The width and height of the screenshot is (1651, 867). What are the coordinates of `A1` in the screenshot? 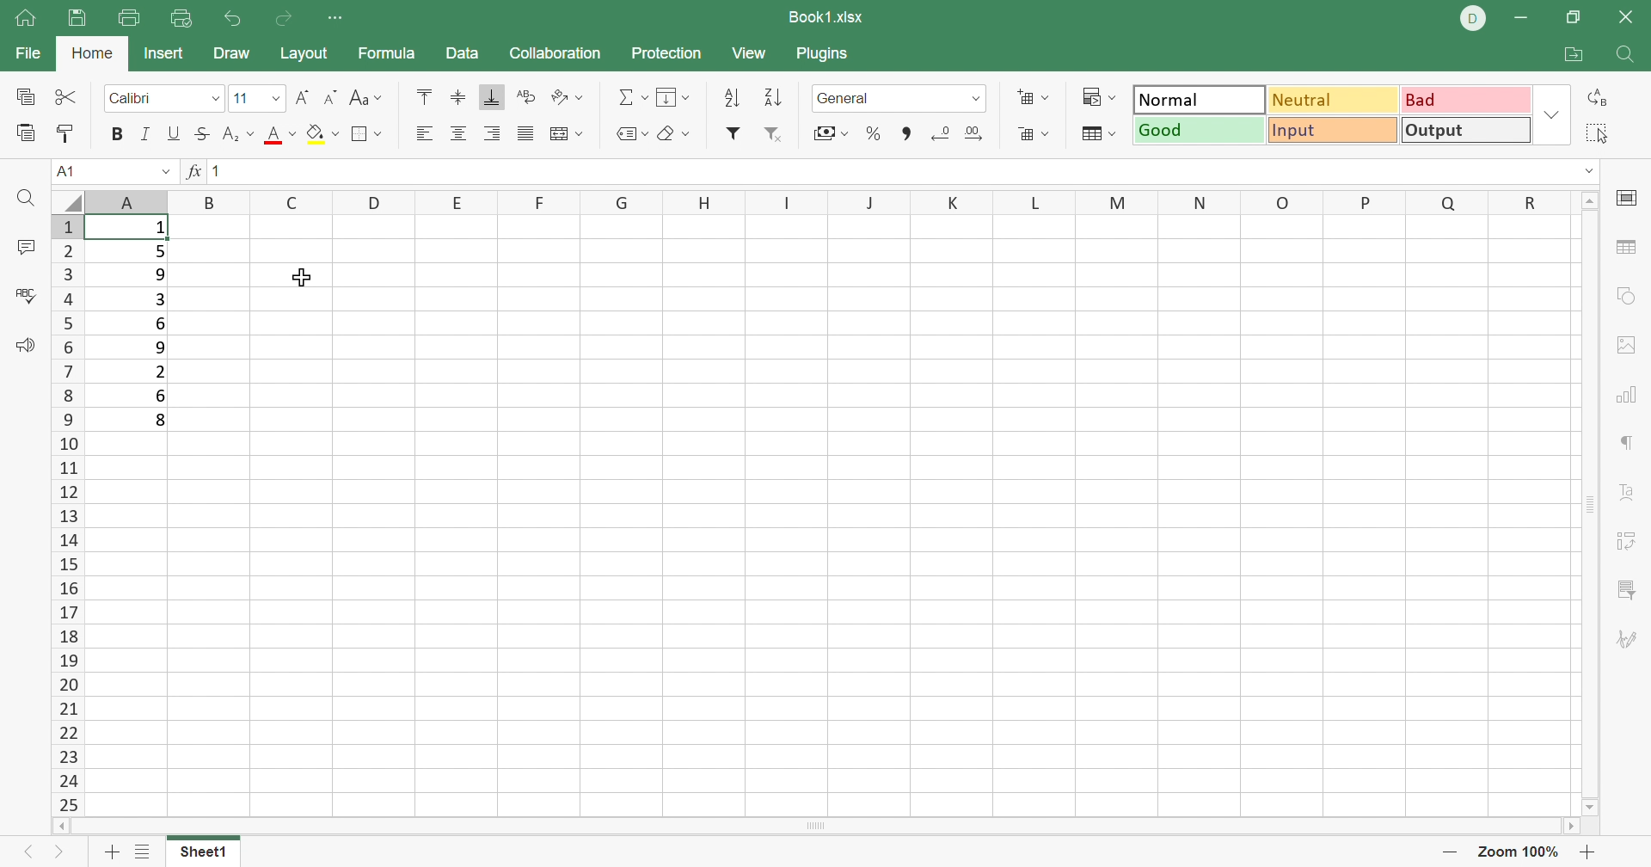 It's located at (73, 171).